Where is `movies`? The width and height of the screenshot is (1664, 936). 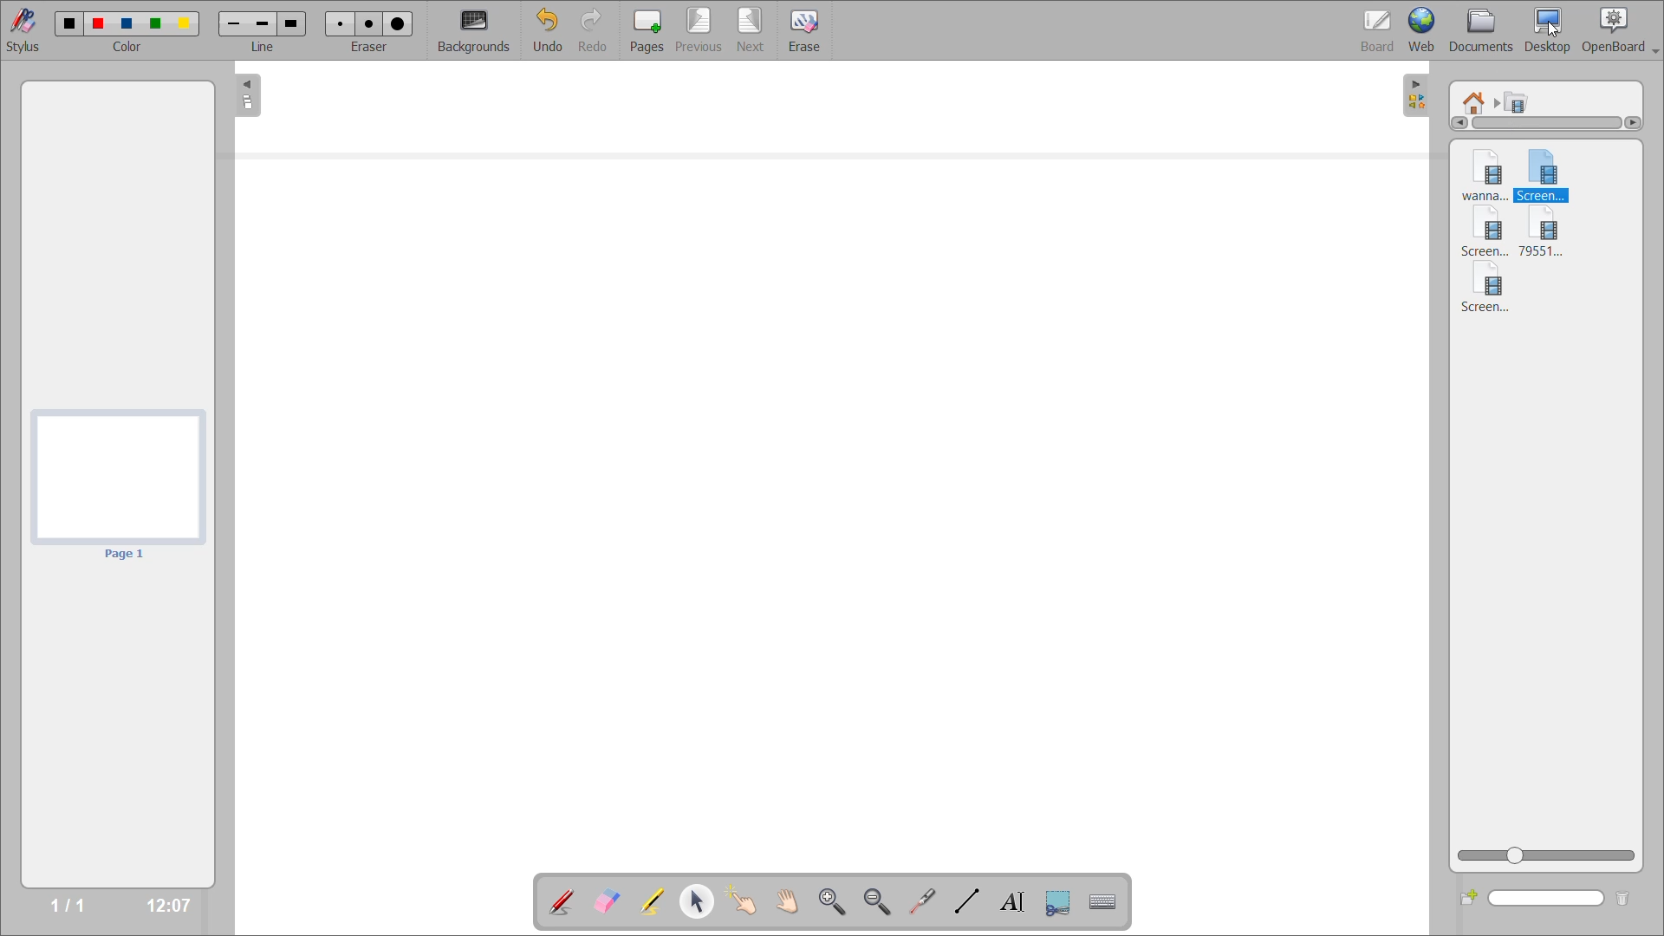 movies is located at coordinates (1526, 102).